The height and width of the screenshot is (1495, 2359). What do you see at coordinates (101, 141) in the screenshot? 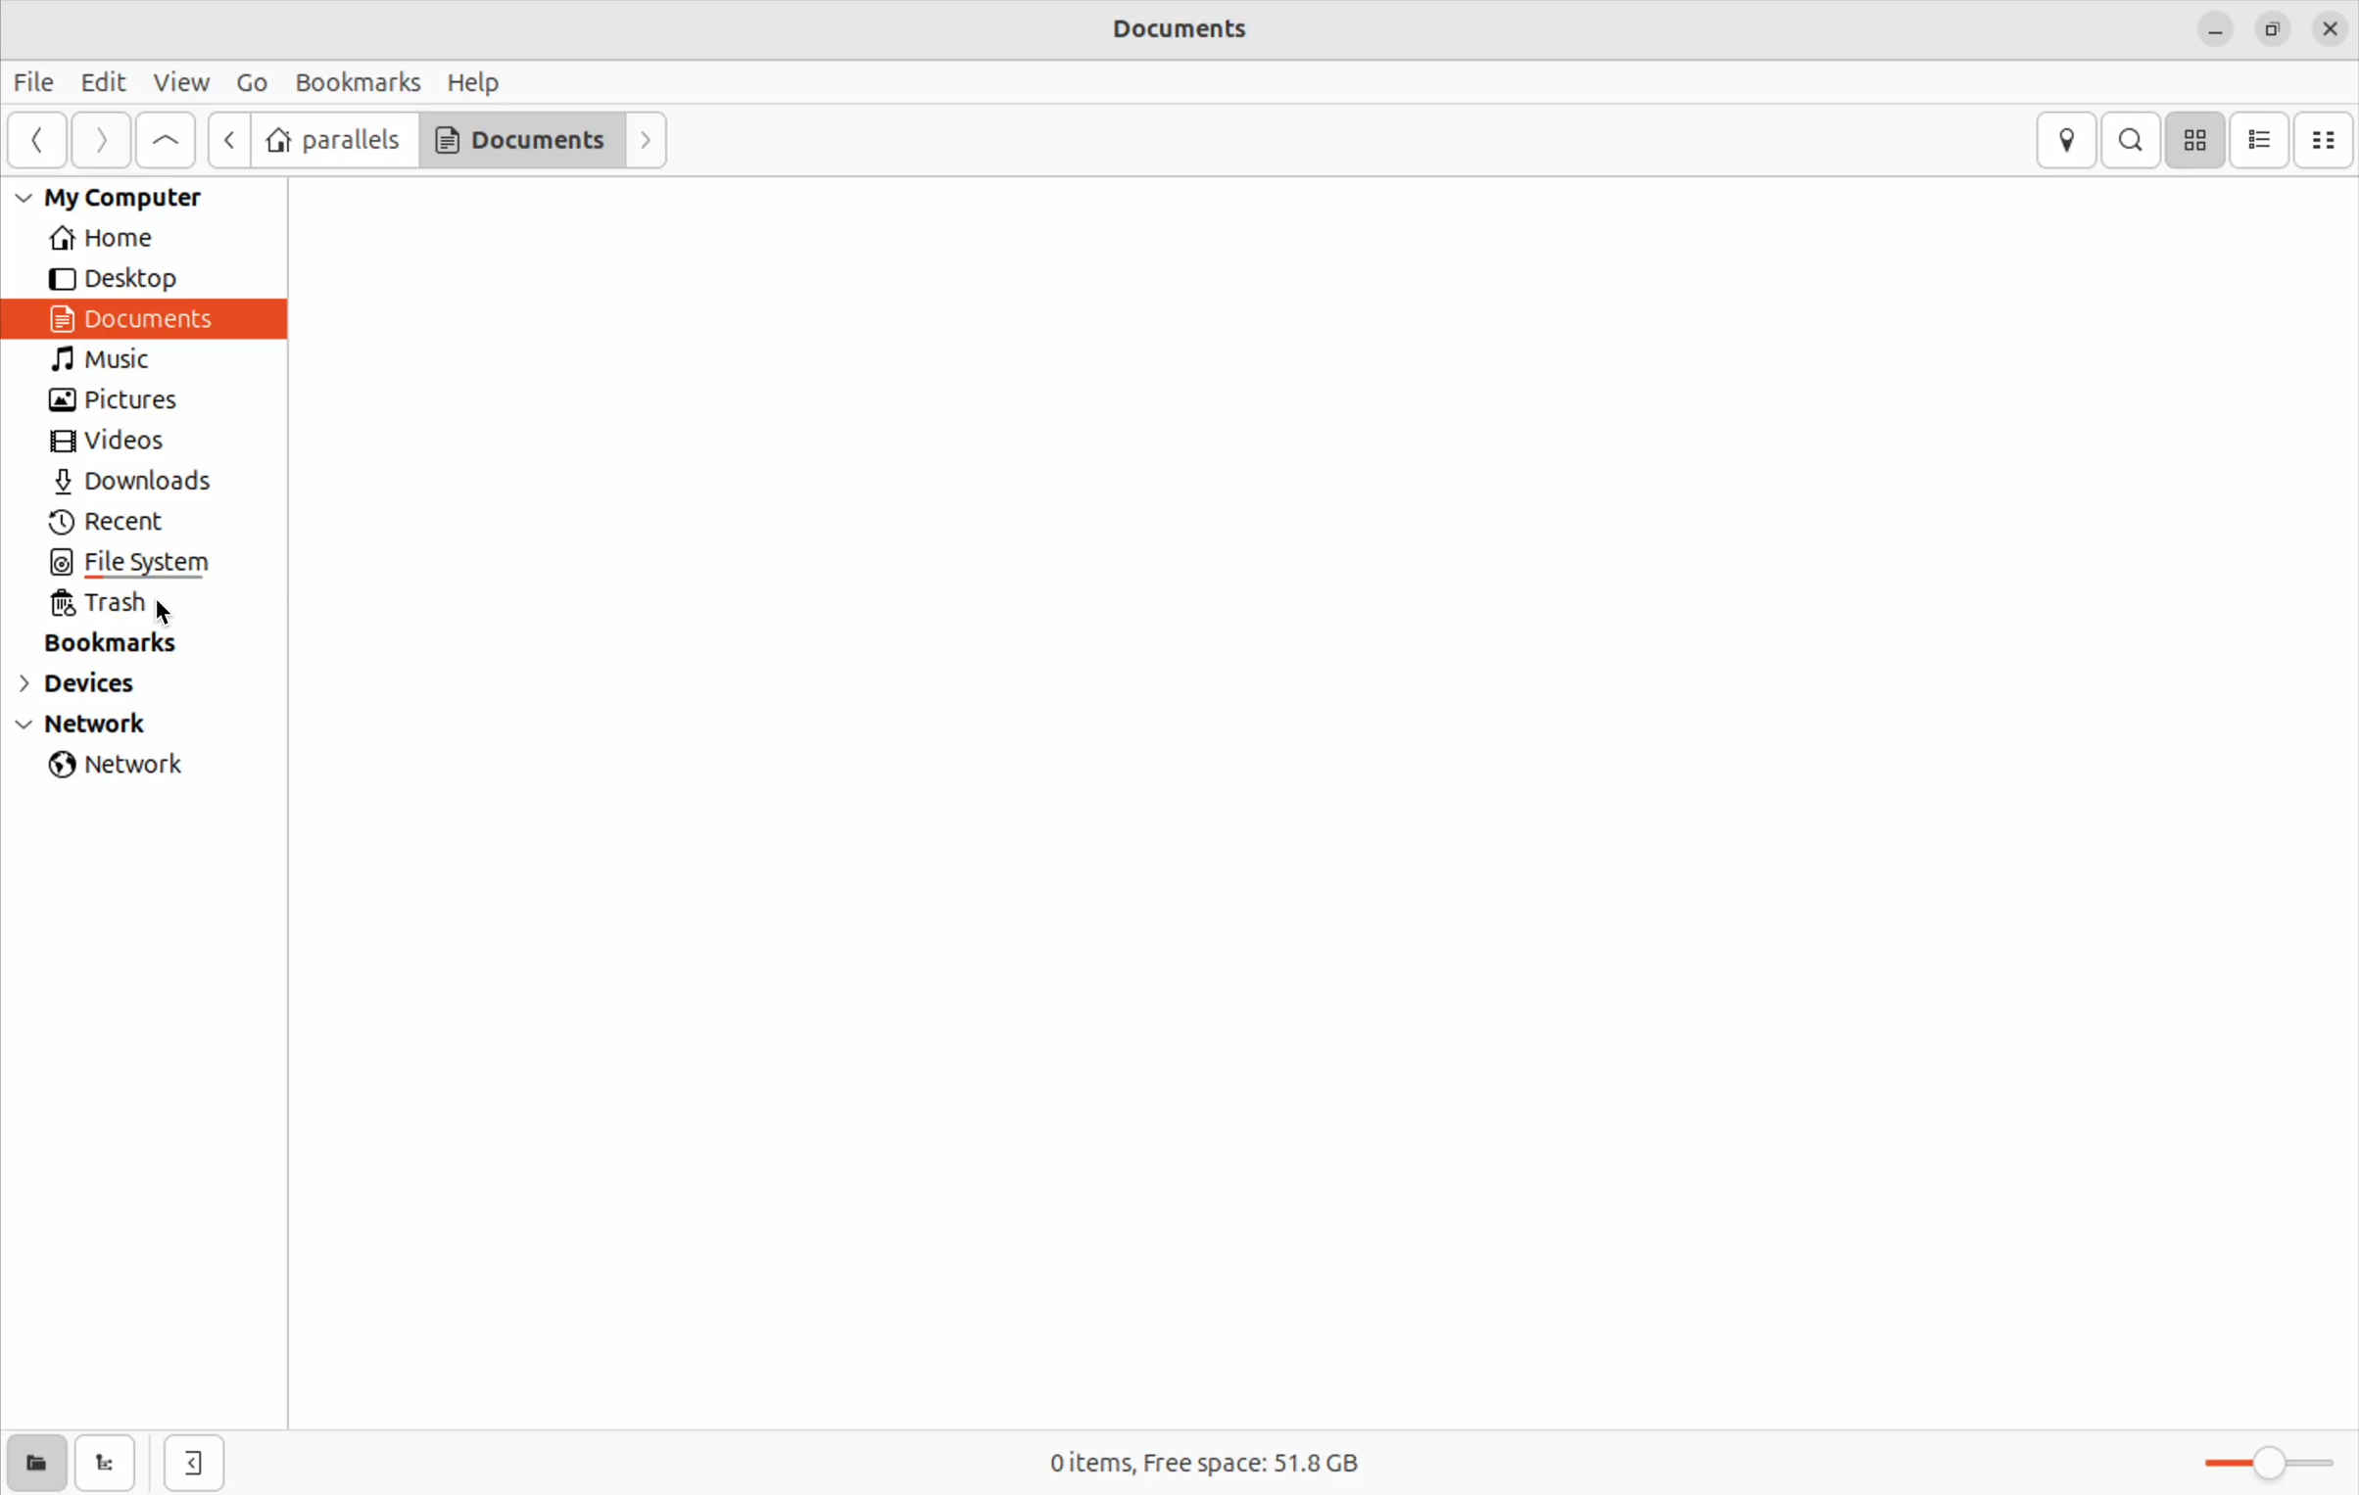
I see `next` at bounding box center [101, 141].